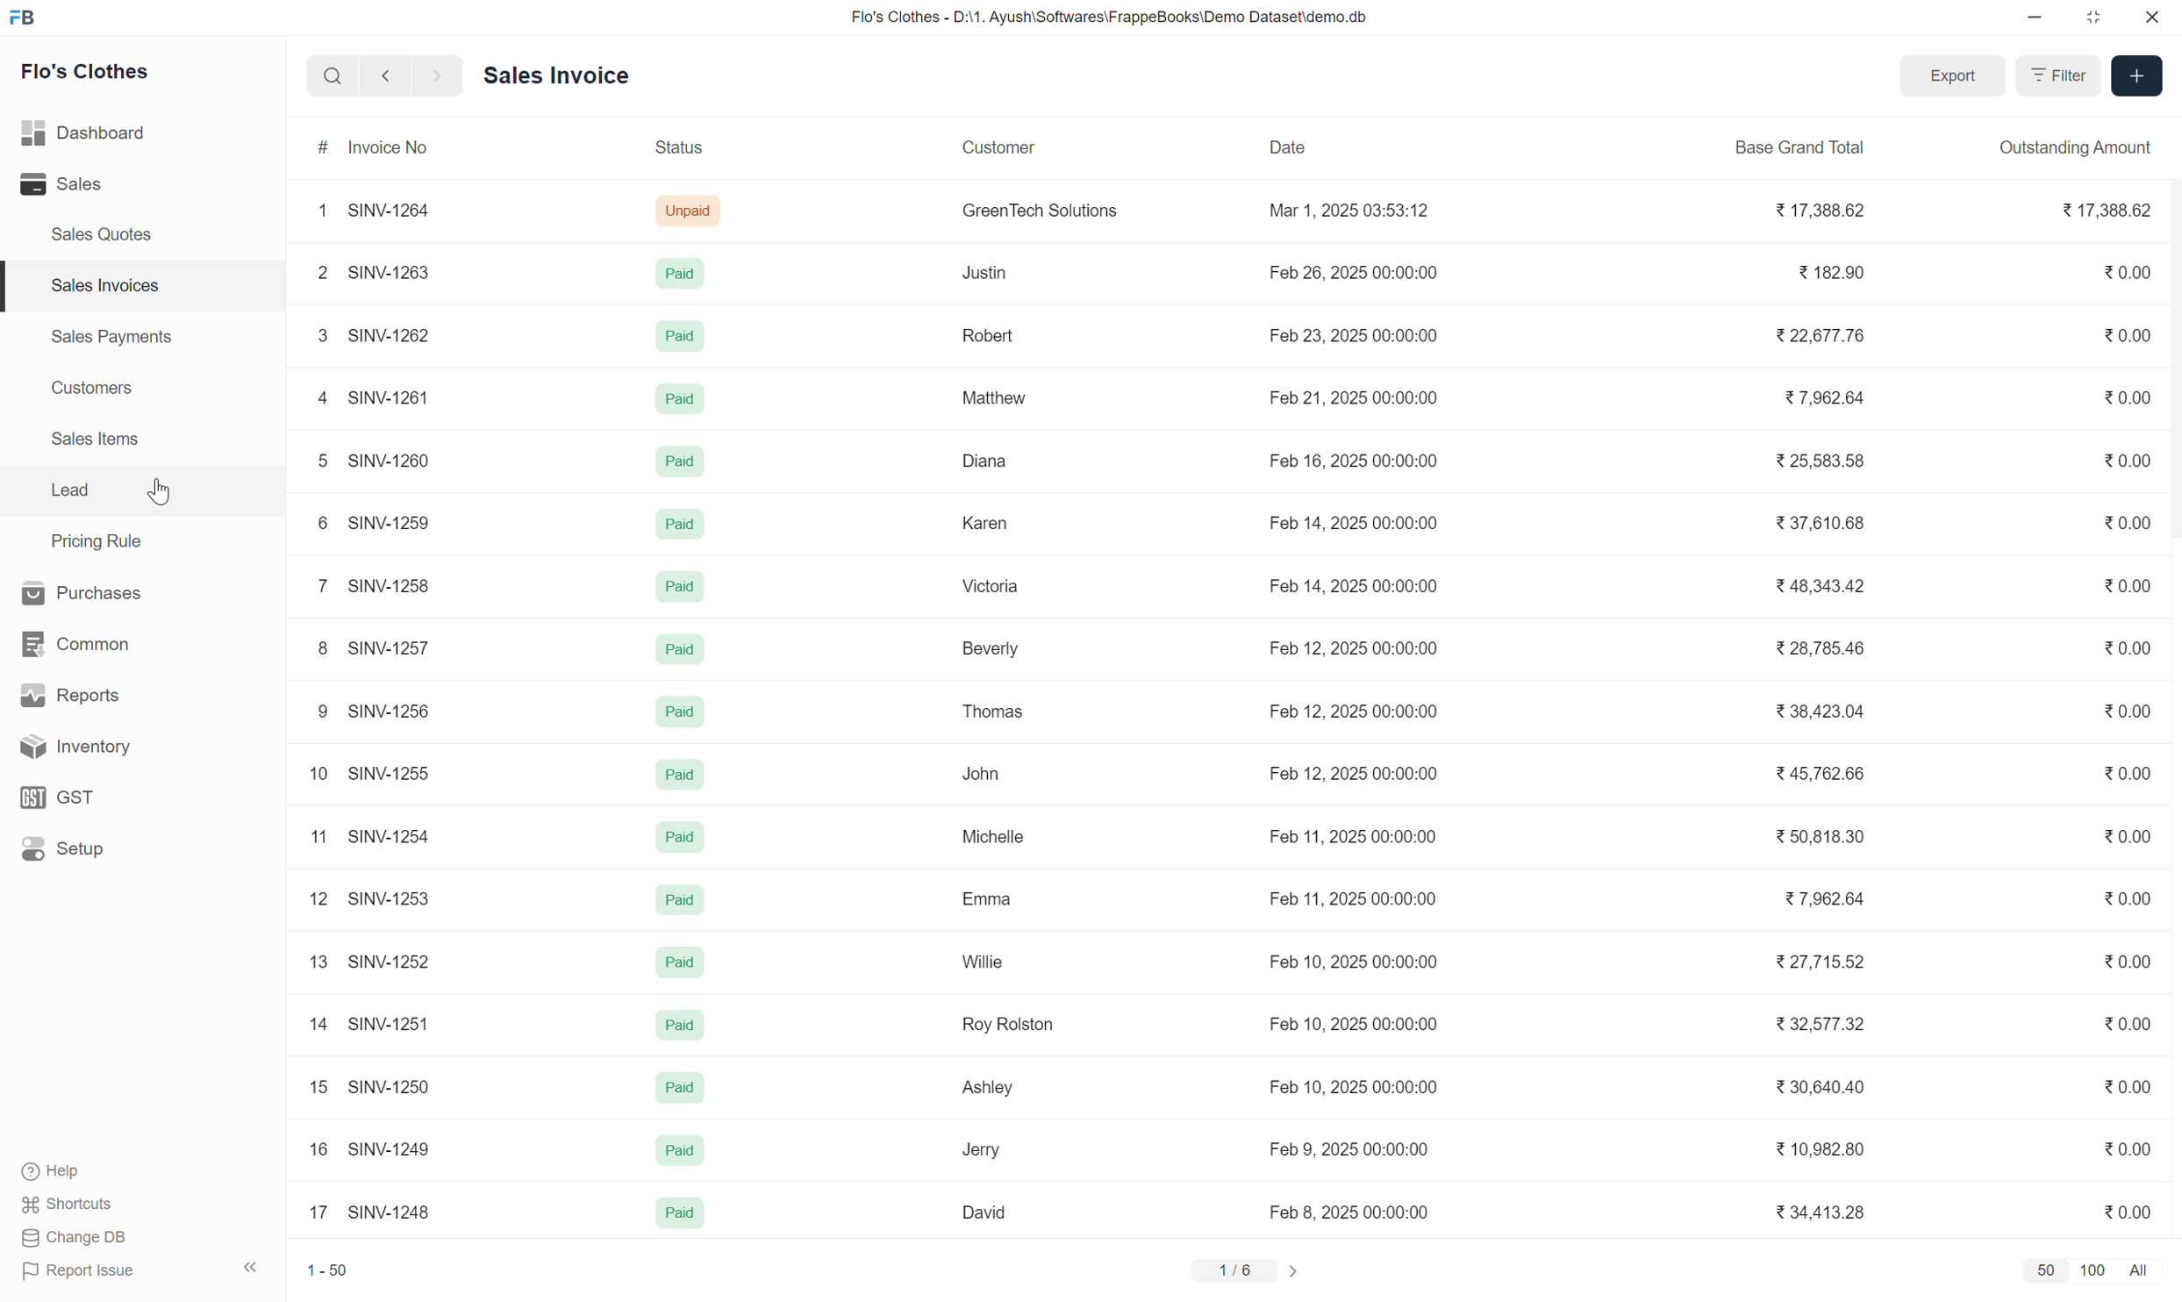 This screenshot has height=1302, width=2182. What do you see at coordinates (395, 395) in the screenshot?
I see `SINV-1261` at bounding box center [395, 395].